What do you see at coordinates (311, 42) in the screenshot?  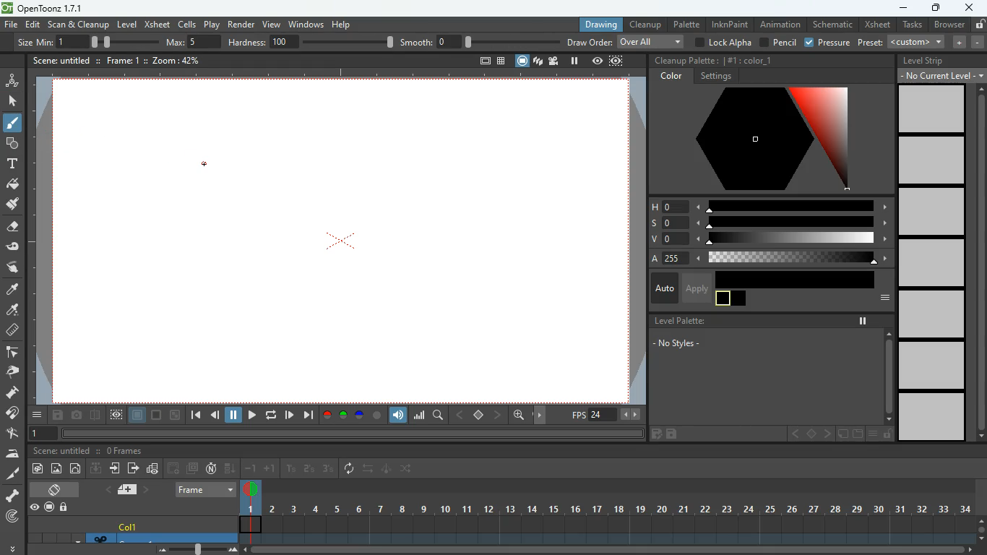 I see `hardness` at bounding box center [311, 42].